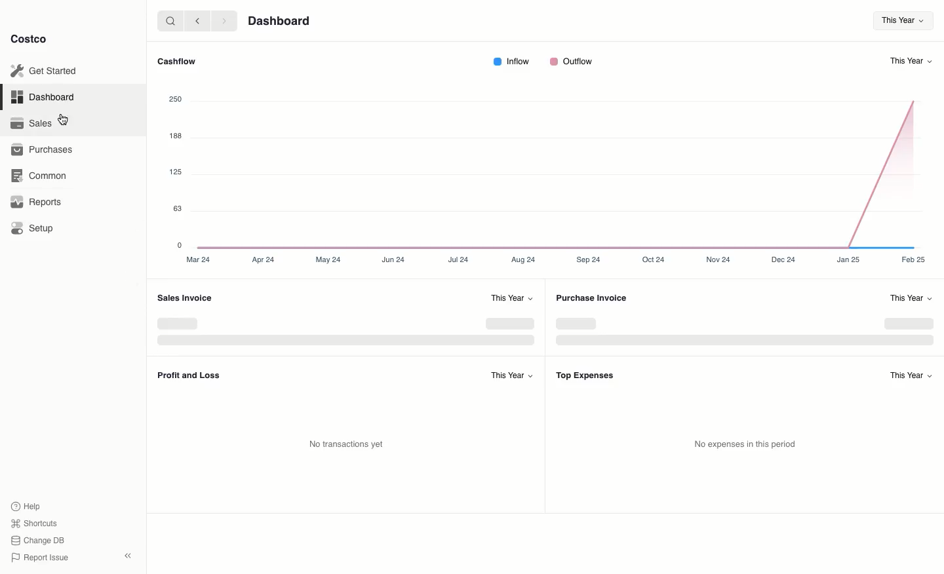 This screenshot has height=574, width=944. I want to click on Nov 24, so click(722, 259).